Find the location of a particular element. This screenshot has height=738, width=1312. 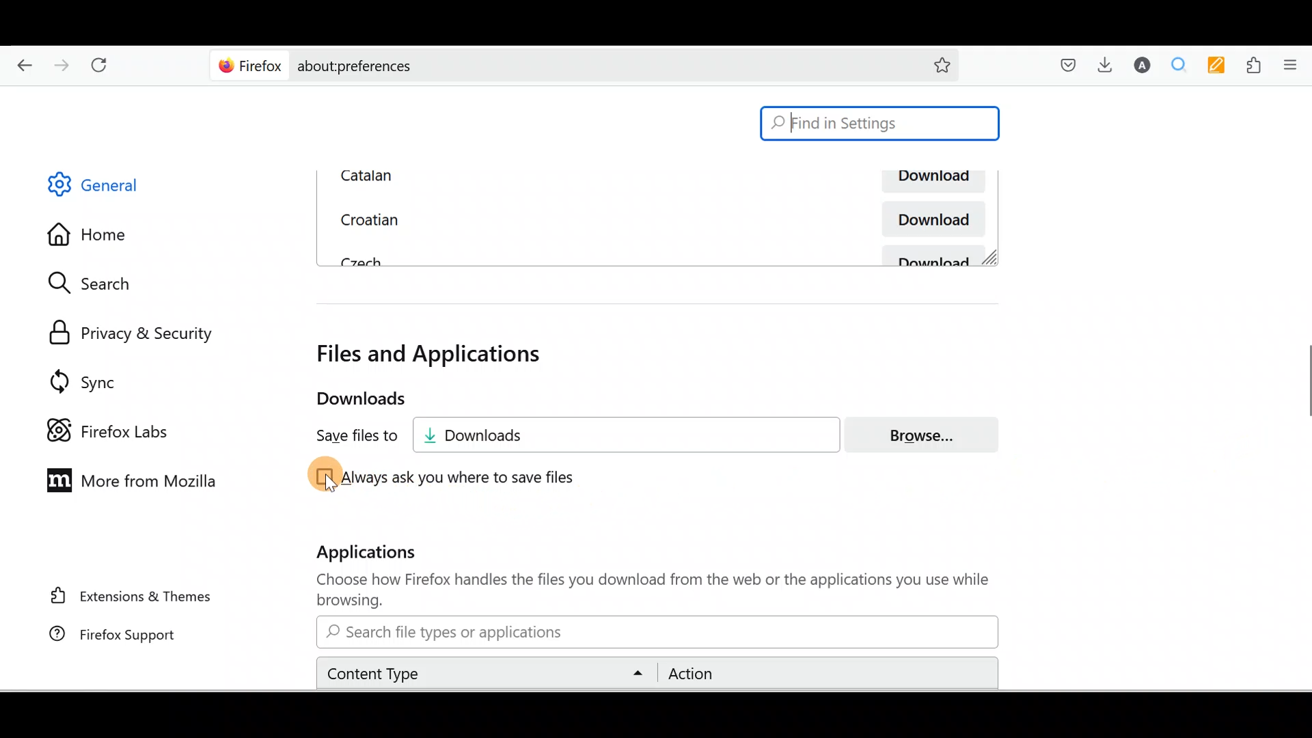

Downloads is located at coordinates (636, 435).